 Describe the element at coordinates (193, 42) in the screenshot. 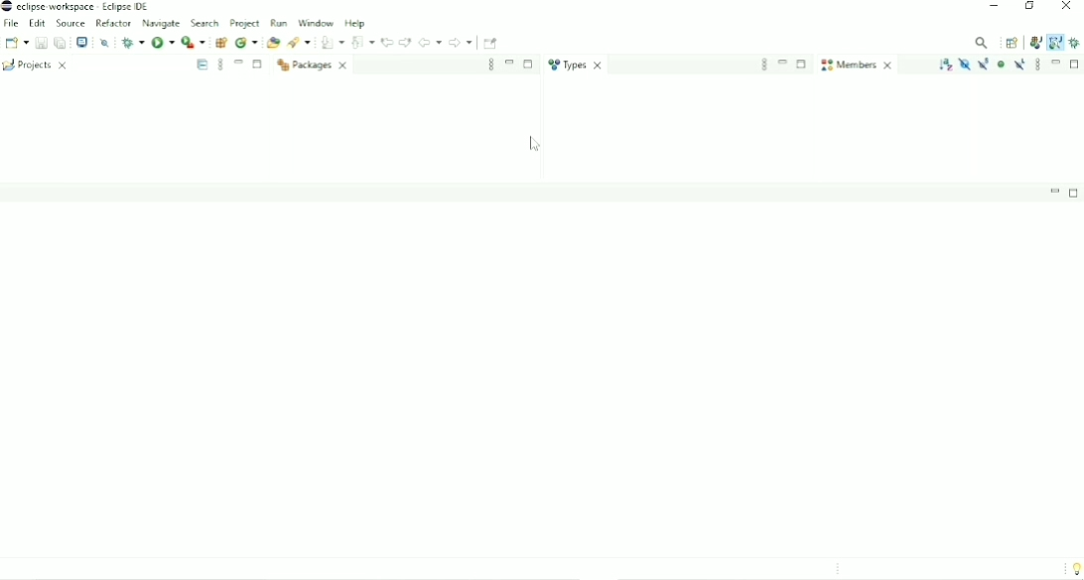

I see `Run` at that location.